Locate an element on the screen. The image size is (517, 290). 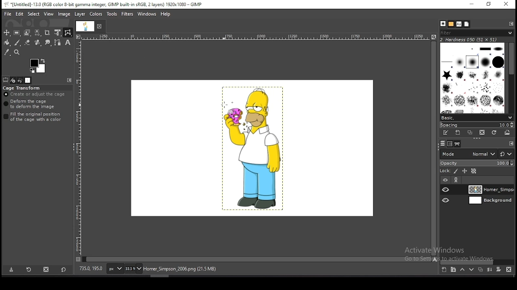
paths tool is located at coordinates (57, 42).